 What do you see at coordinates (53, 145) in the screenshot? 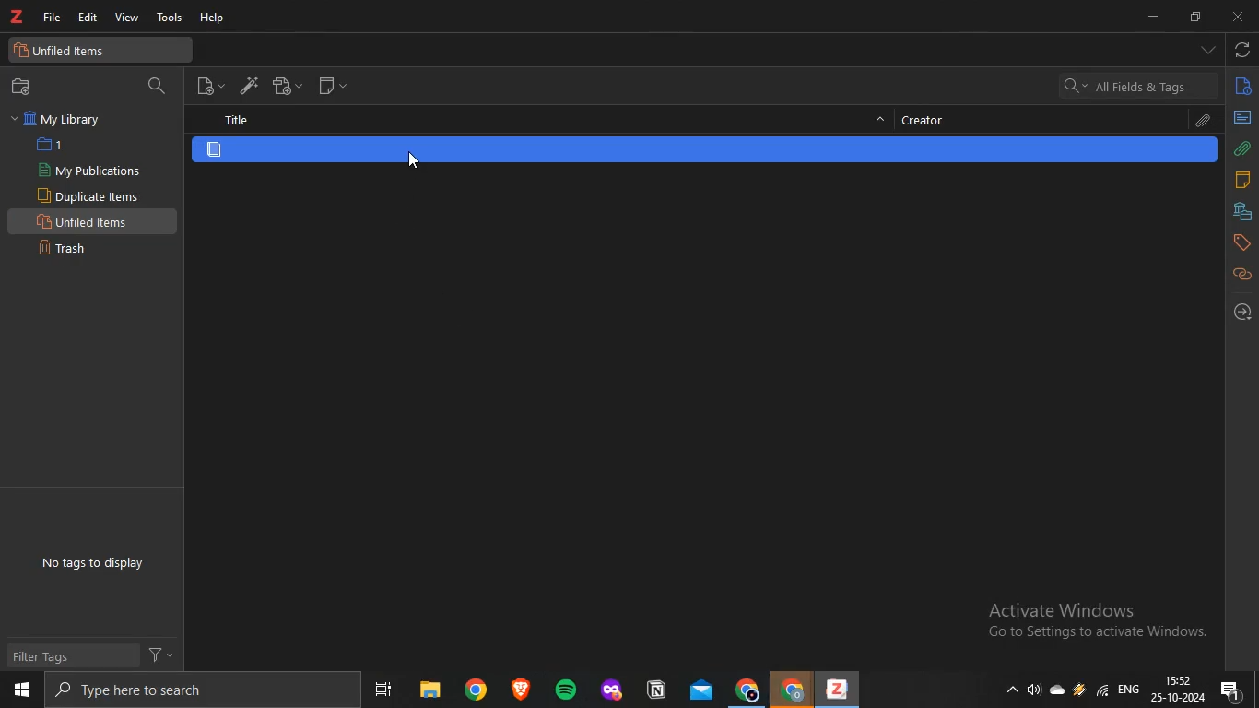
I see `1` at bounding box center [53, 145].